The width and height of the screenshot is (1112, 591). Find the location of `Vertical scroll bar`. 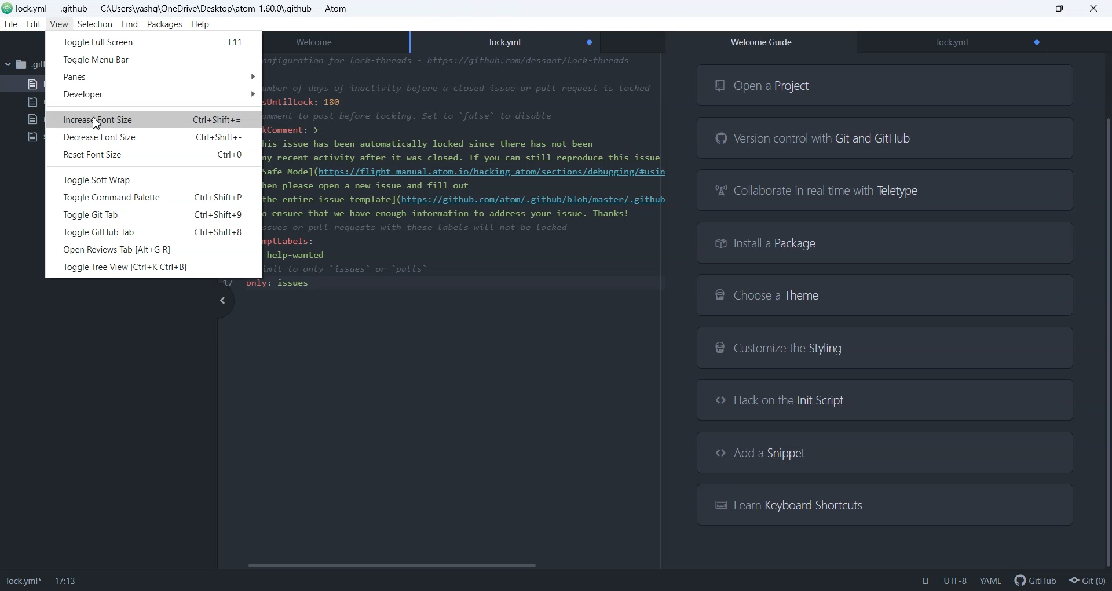

Vertical scroll bar is located at coordinates (1105, 313).